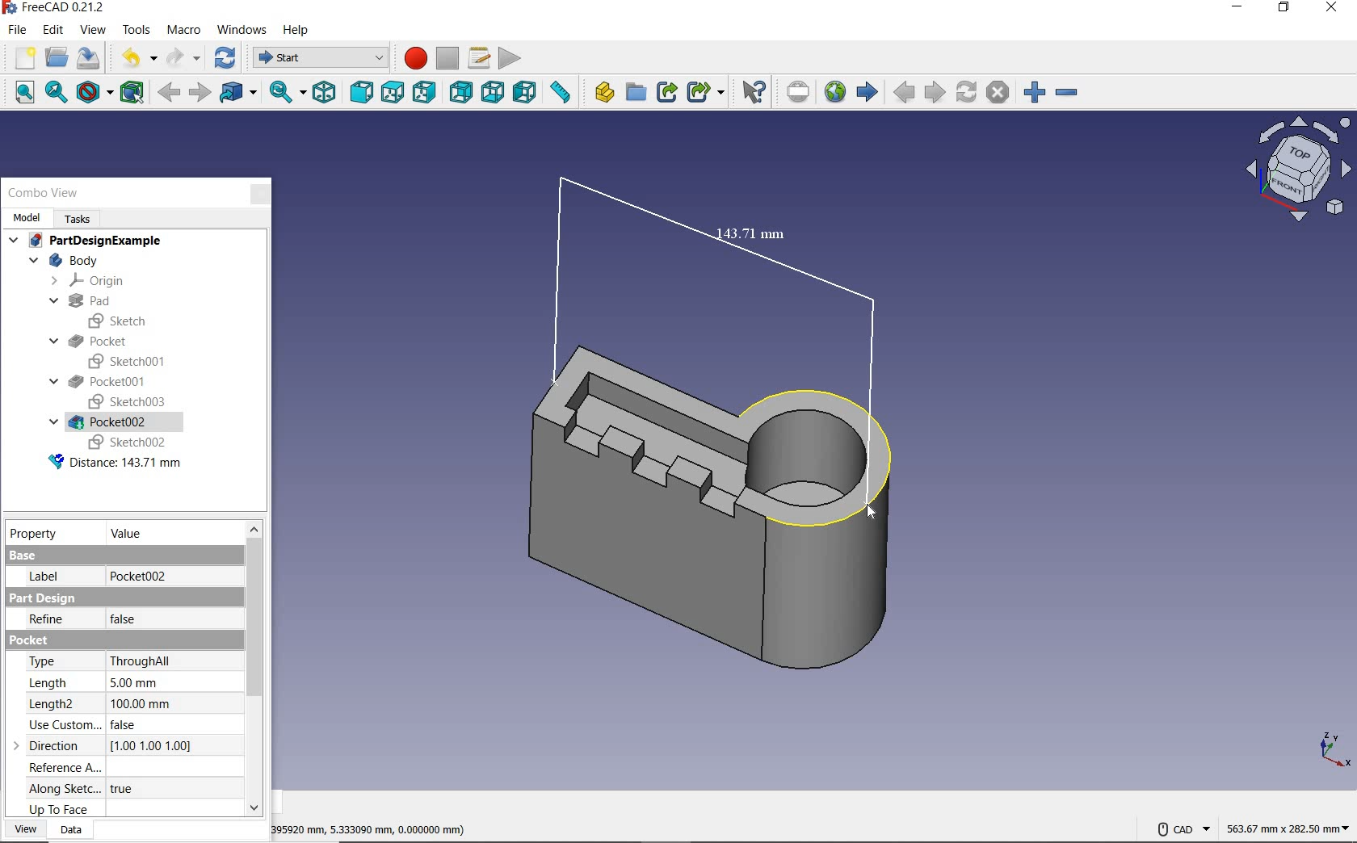  Describe the element at coordinates (258, 670) in the screenshot. I see `scrollbar` at that location.